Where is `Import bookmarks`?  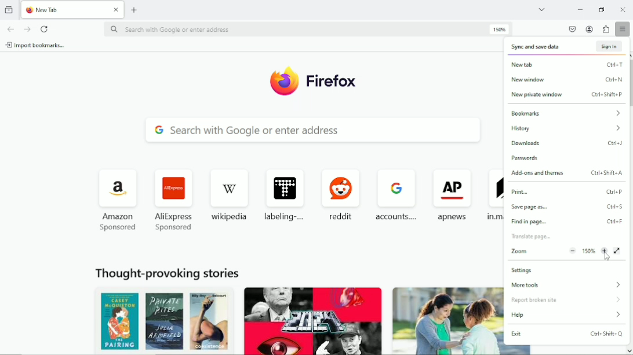
Import bookmarks is located at coordinates (37, 46).